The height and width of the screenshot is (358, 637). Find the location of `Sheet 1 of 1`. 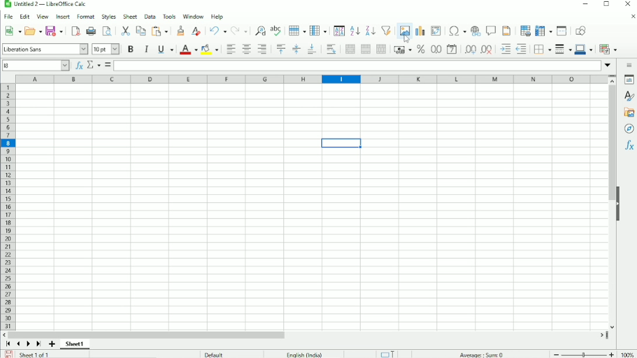

Sheet 1 of 1 is located at coordinates (35, 355).